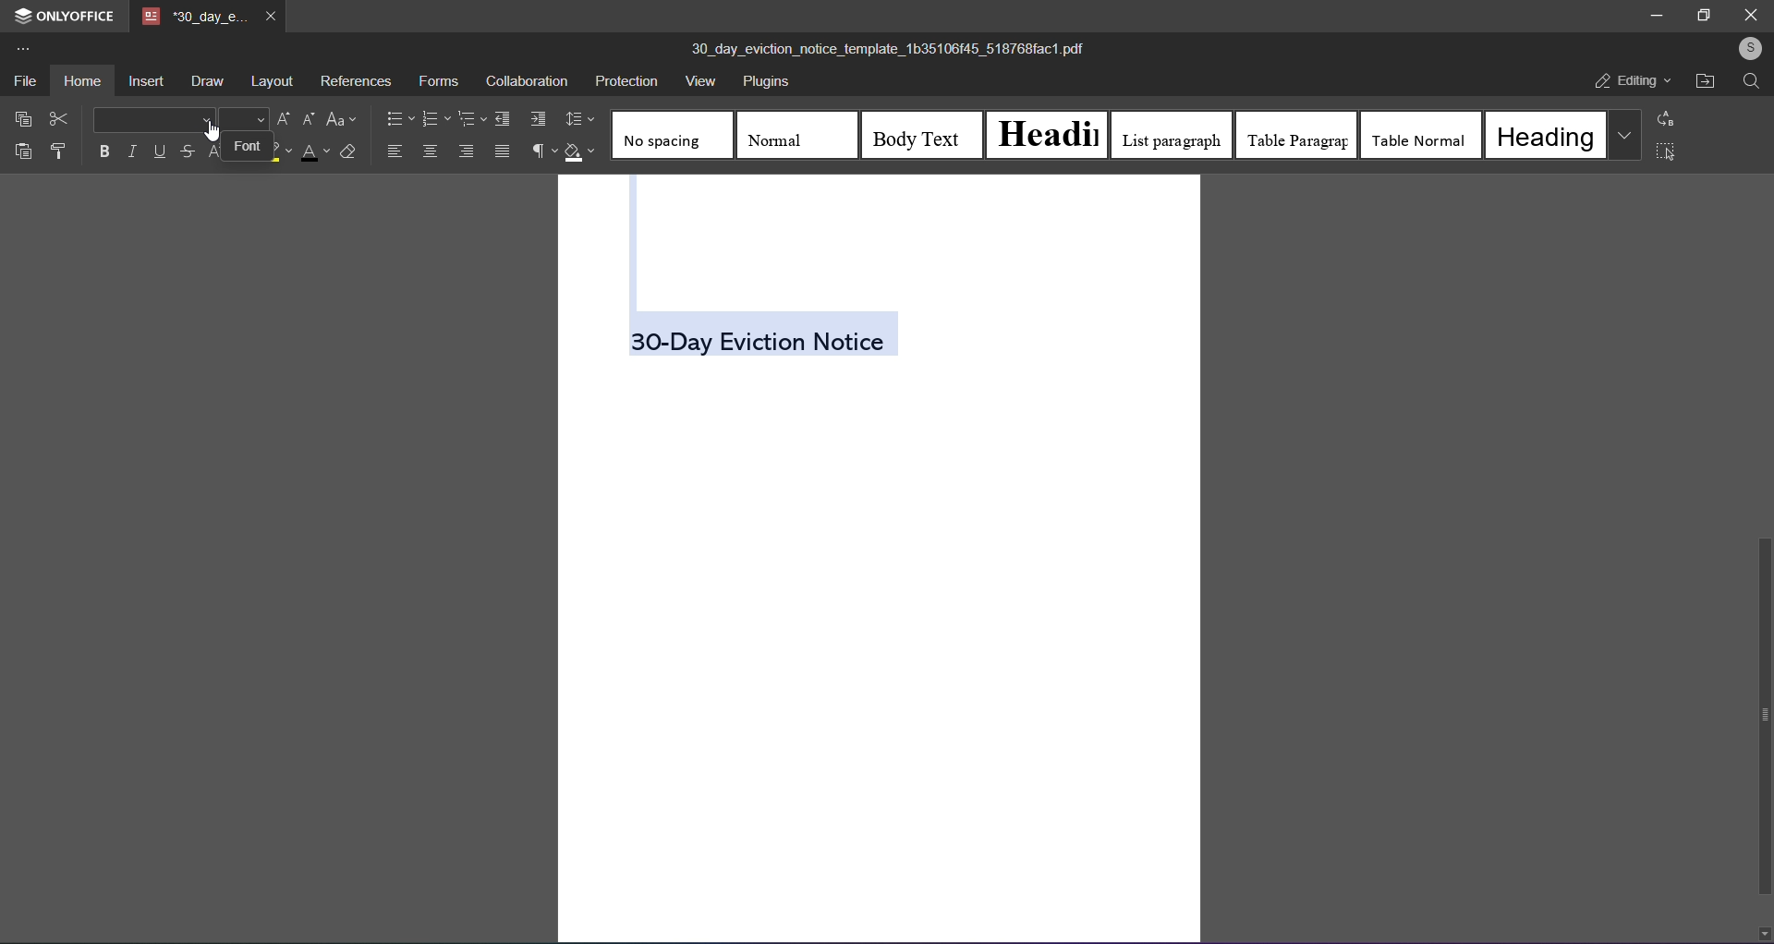  What do you see at coordinates (205, 81) in the screenshot?
I see `draw` at bounding box center [205, 81].